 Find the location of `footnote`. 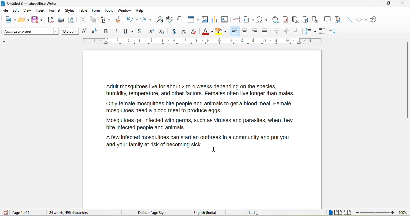

footnote is located at coordinates (285, 19).